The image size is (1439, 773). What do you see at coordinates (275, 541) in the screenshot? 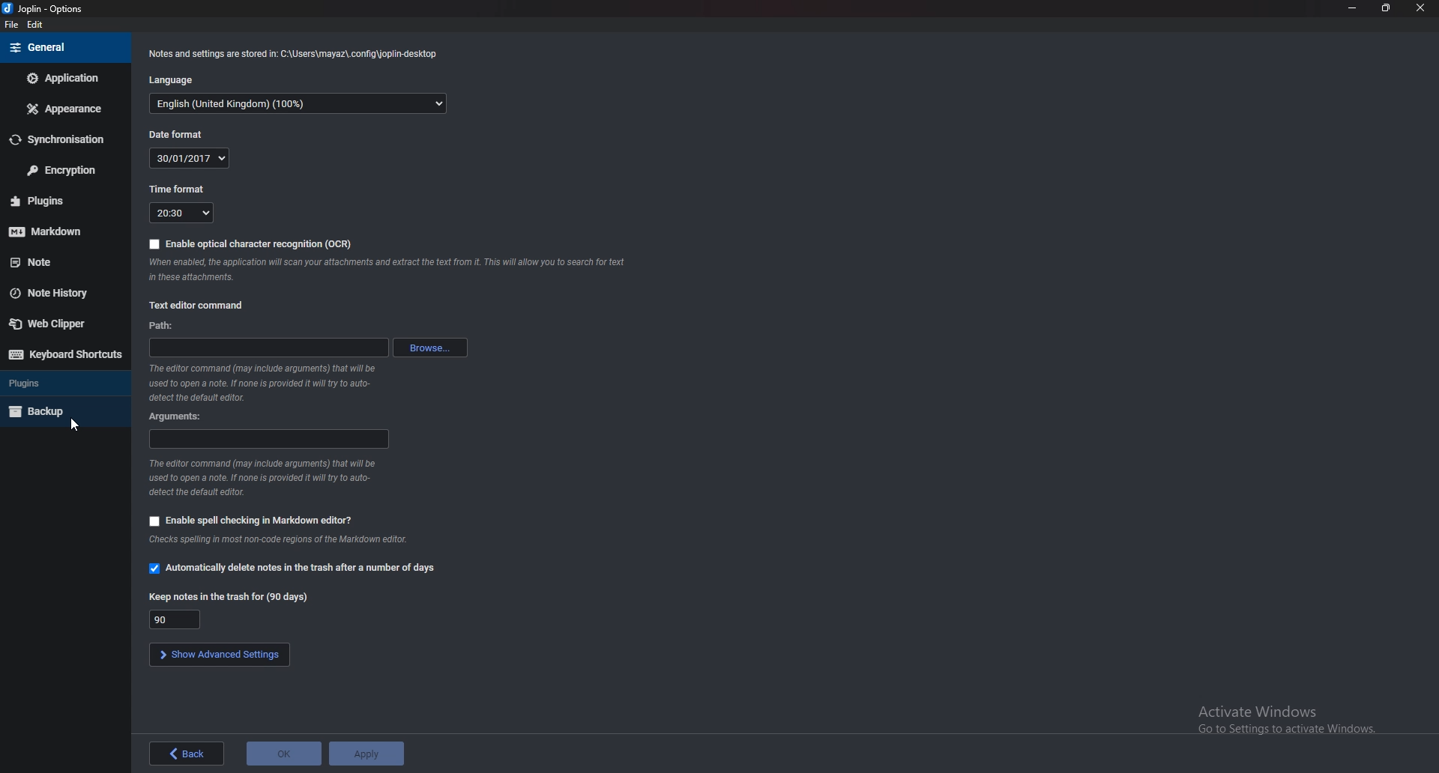
I see `Info` at bounding box center [275, 541].